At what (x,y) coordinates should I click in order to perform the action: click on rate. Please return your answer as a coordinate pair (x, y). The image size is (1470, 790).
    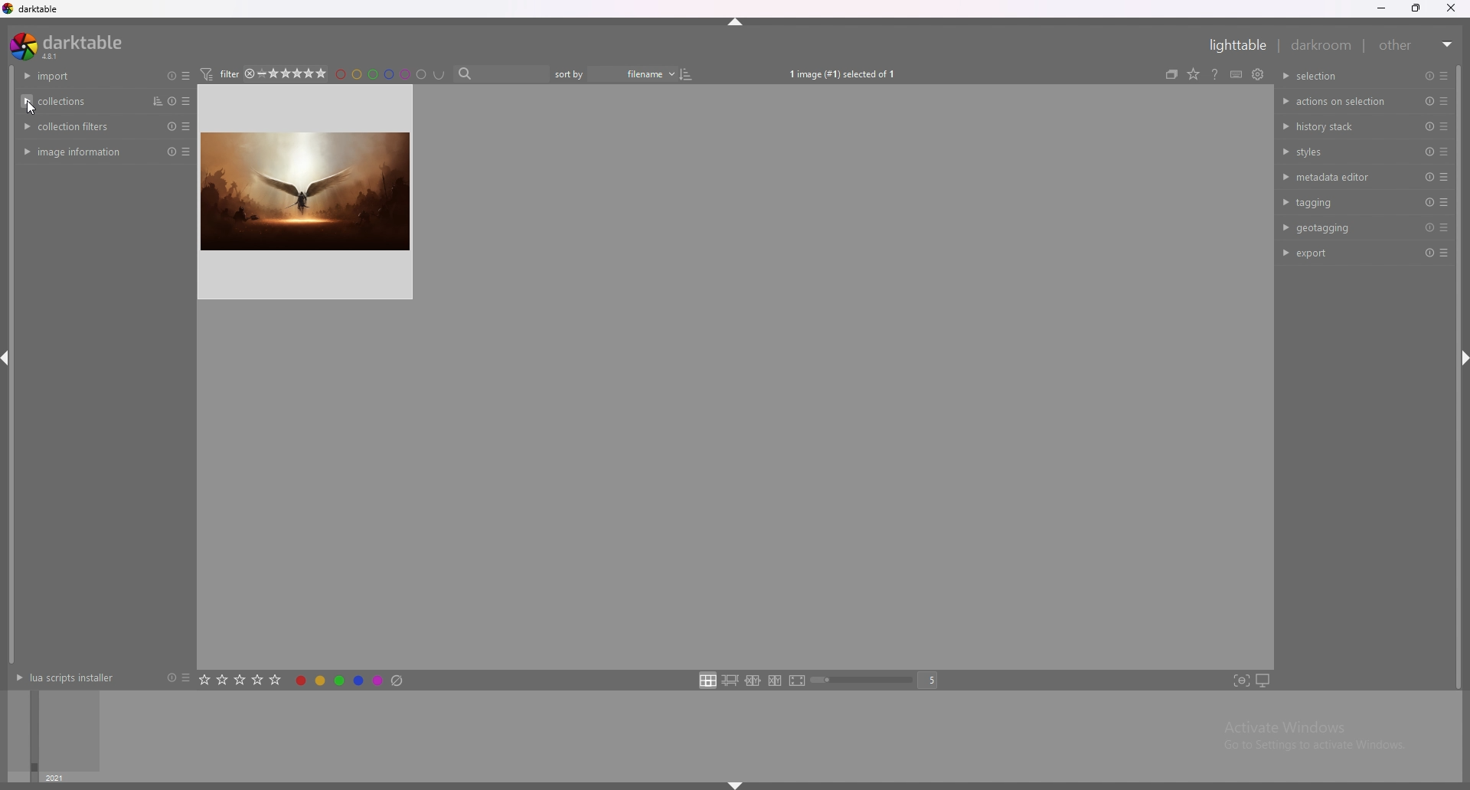
    Looking at the image, I should click on (241, 678).